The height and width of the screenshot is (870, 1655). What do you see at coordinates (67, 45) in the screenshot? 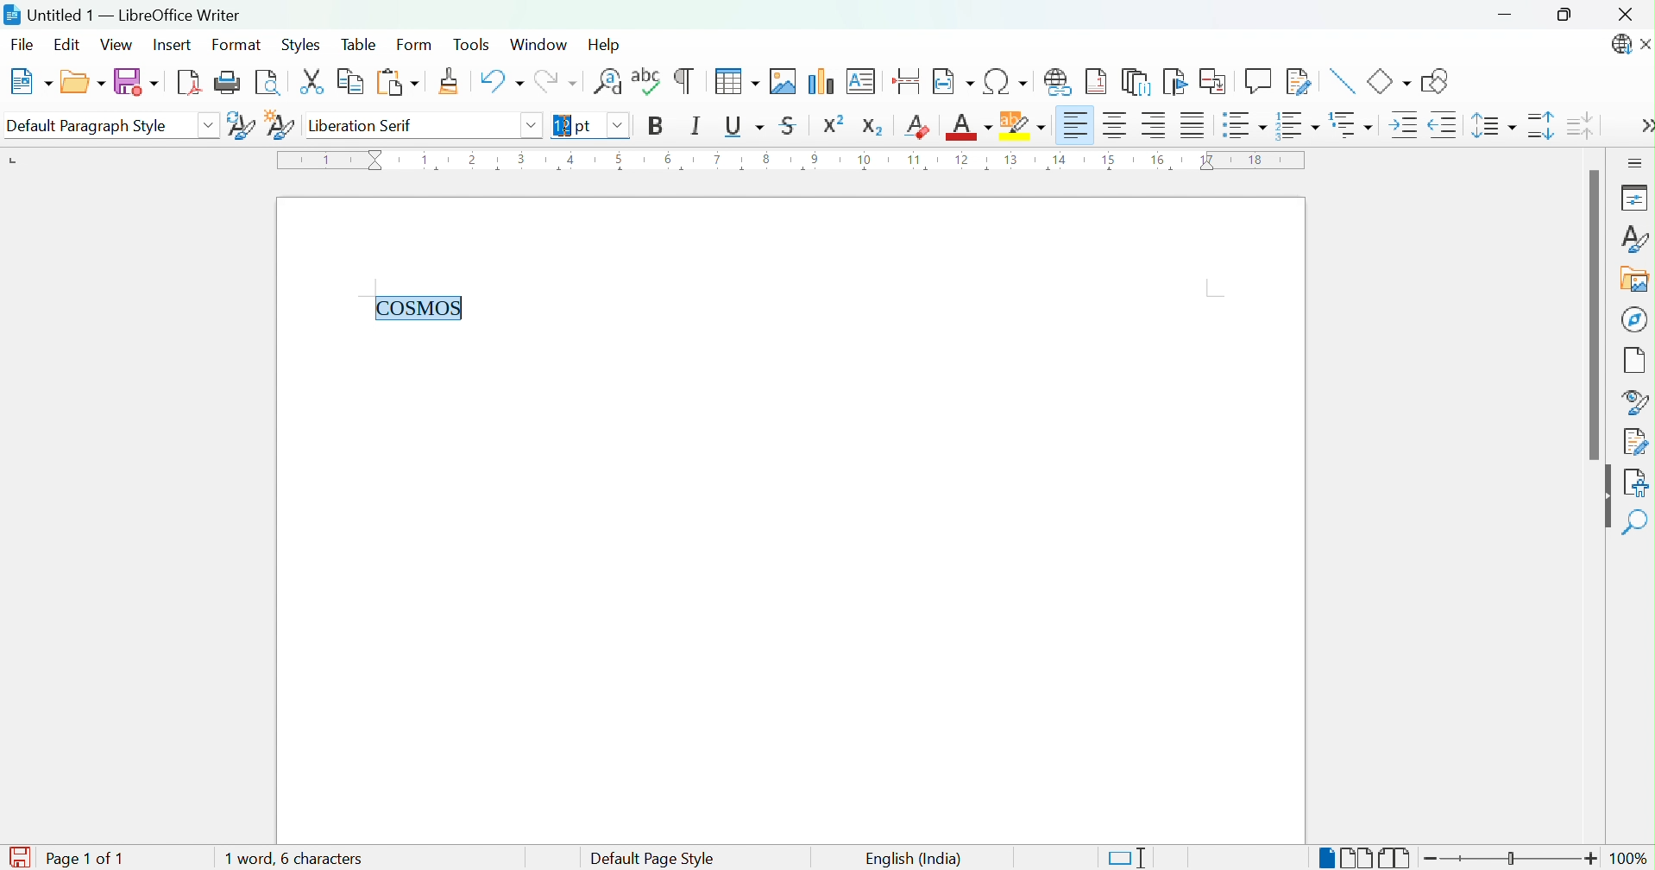
I see `Edit` at bounding box center [67, 45].